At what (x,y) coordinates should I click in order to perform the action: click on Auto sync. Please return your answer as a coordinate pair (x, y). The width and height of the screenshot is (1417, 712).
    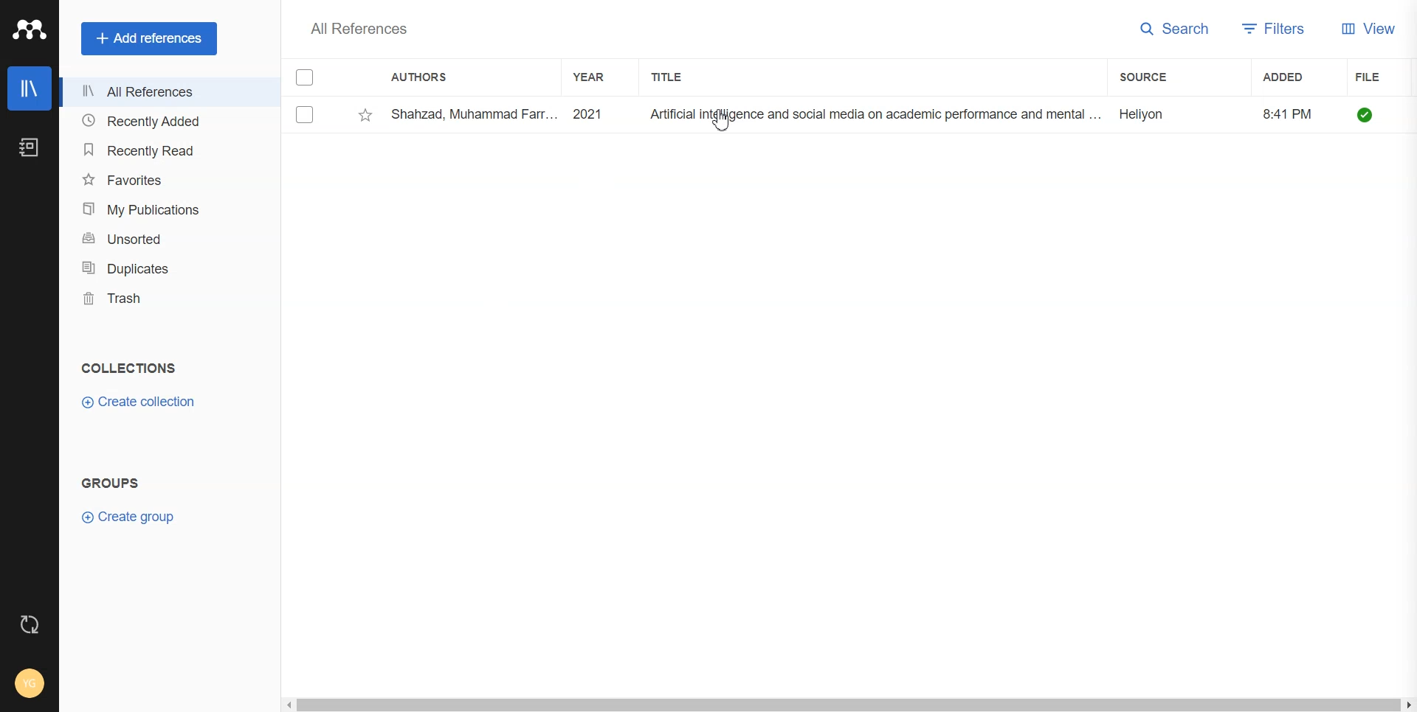
    Looking at the image, I should click on (32, 625).